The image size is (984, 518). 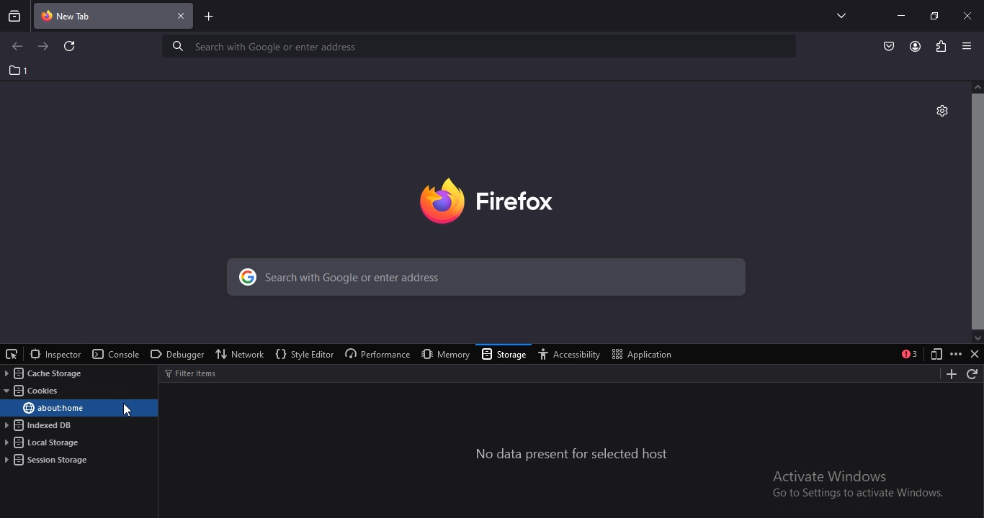 I want to click on close, so click(x=969, y=15).